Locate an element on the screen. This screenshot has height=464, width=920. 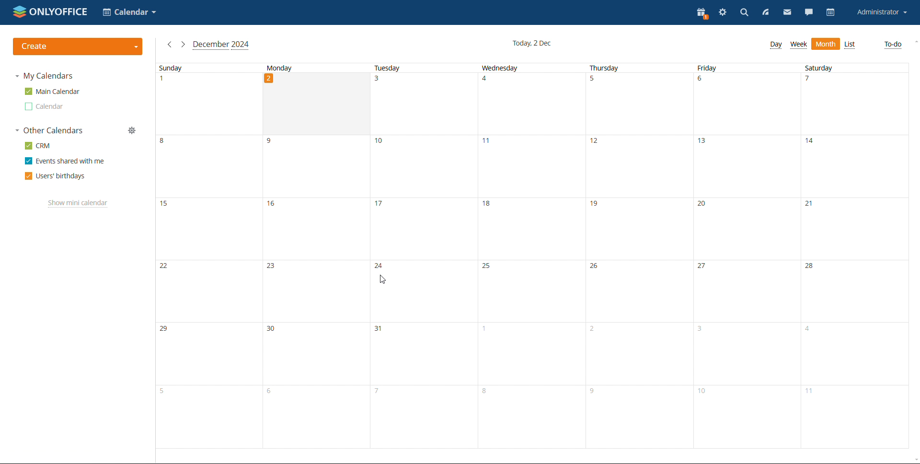
5 is located at coordinates (594, 81).